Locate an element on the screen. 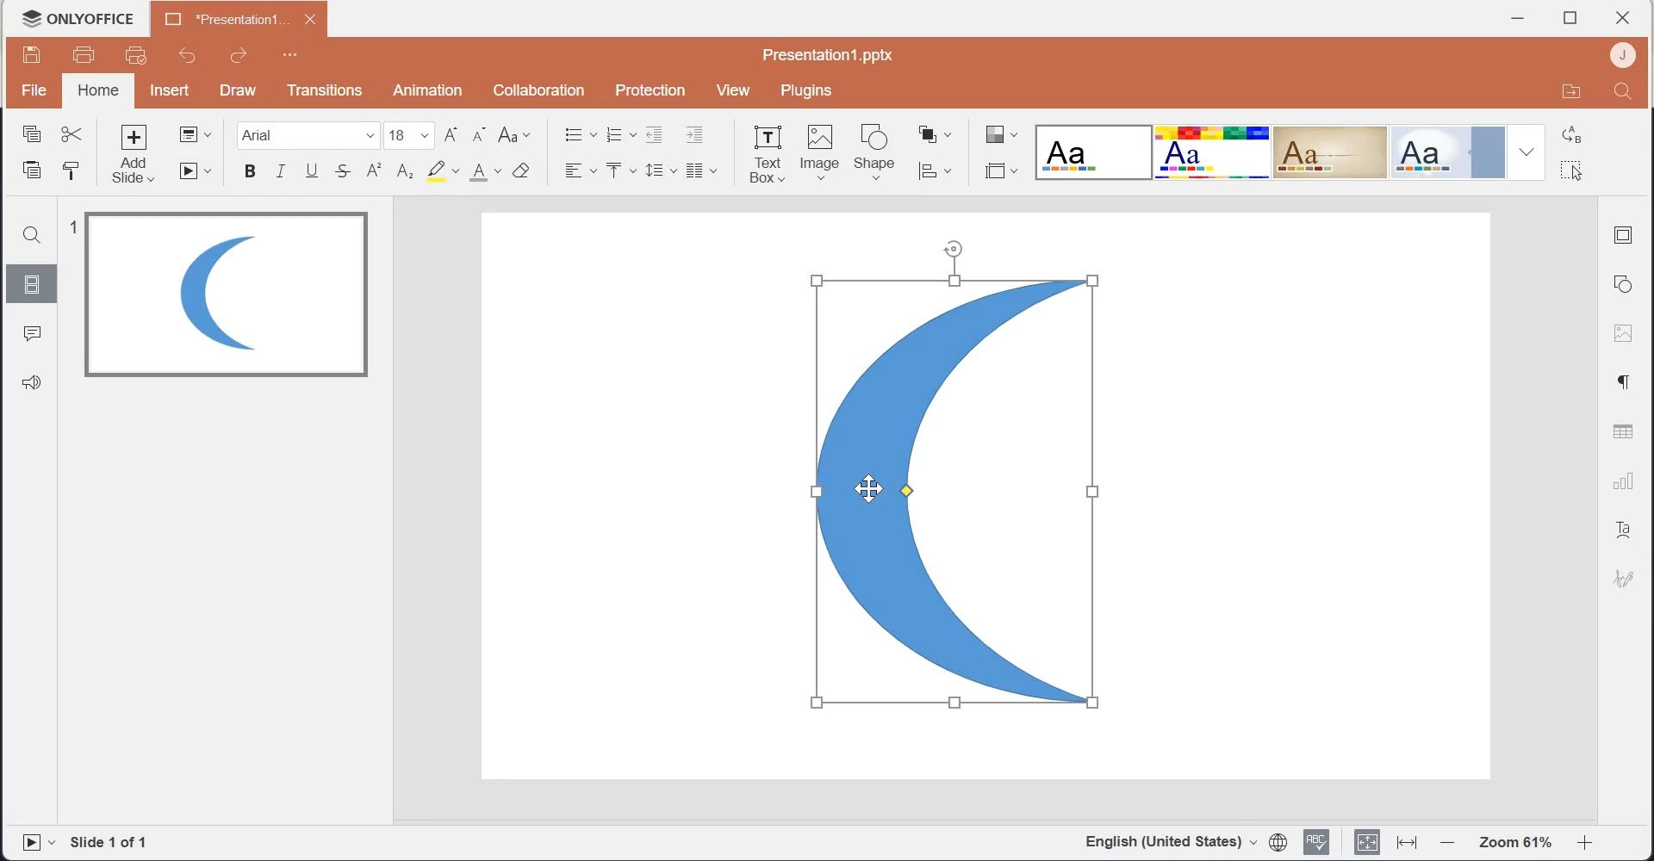 This screenshot has width=1654, height=861. Cut is located at coordinates (73, 134).